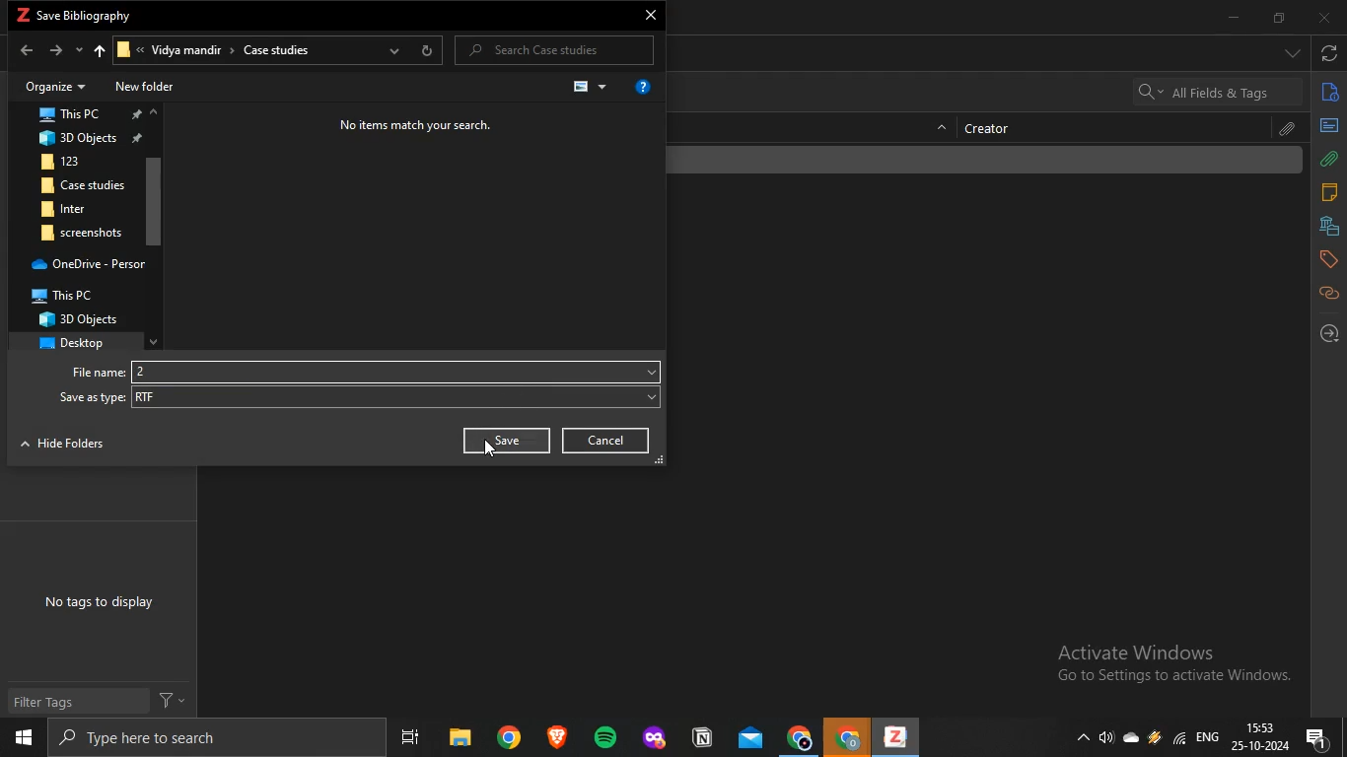 The image size is (1347, 757). What do you see at coordinates (101, 603) in the screenshot?
I see `No tags to display` at bounding box center [101, 603].